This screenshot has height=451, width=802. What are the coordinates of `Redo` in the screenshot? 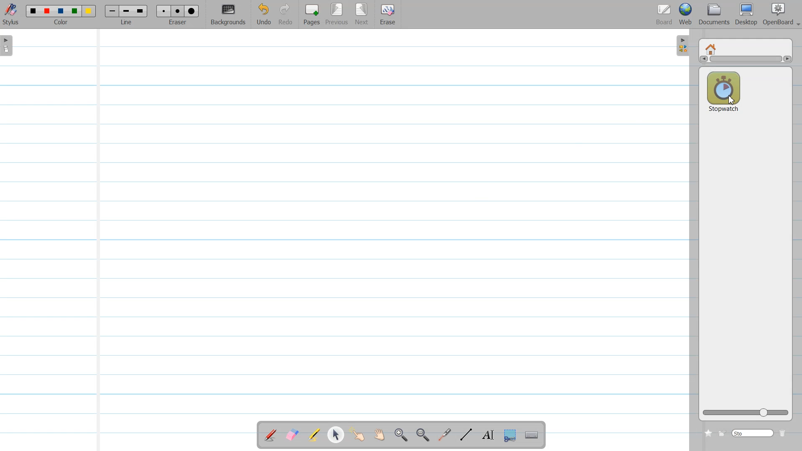 It's located at (286, 15).